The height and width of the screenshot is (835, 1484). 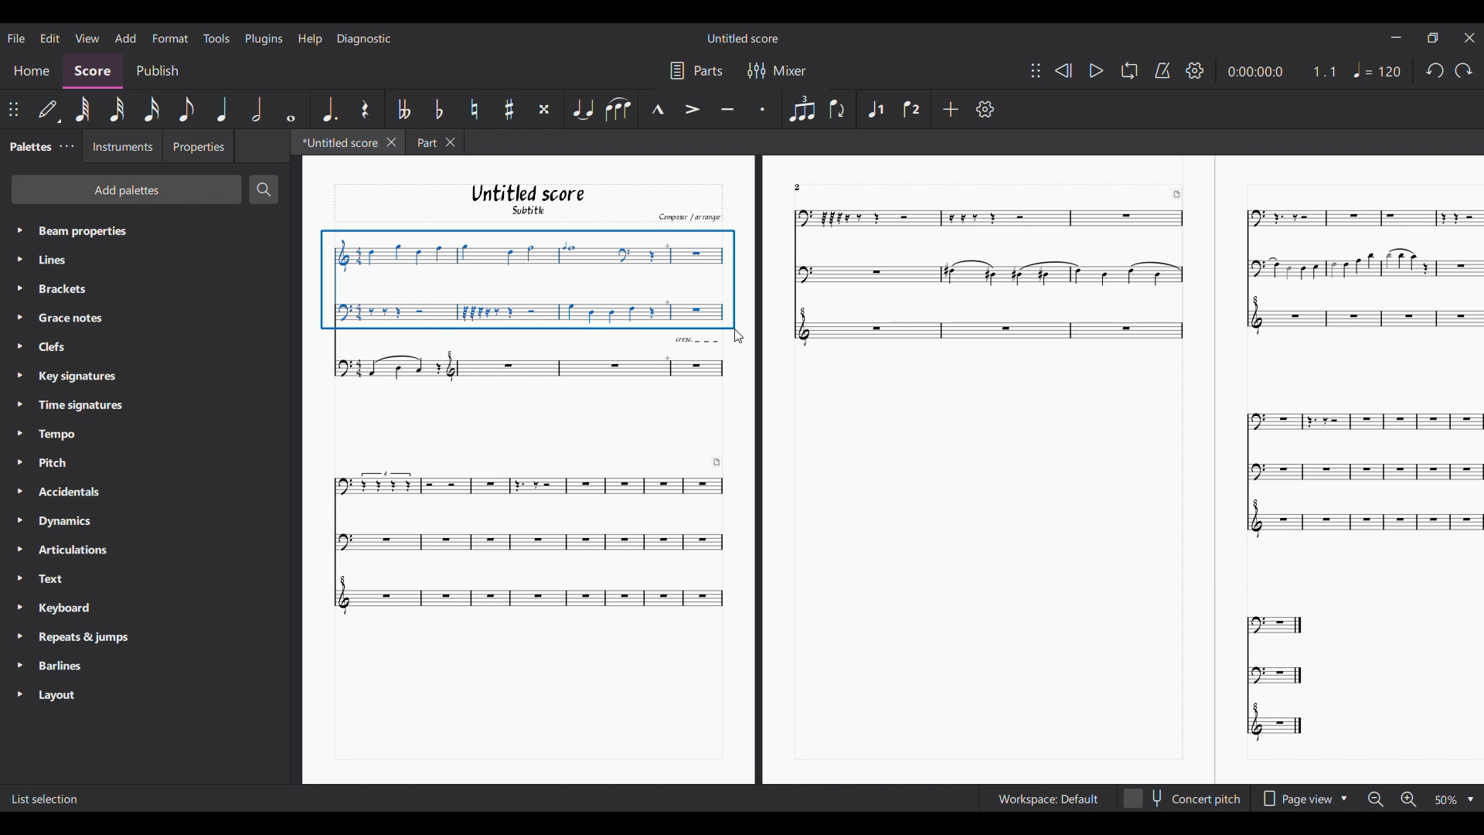 I want to click on Help, so click(x=309, y=39).